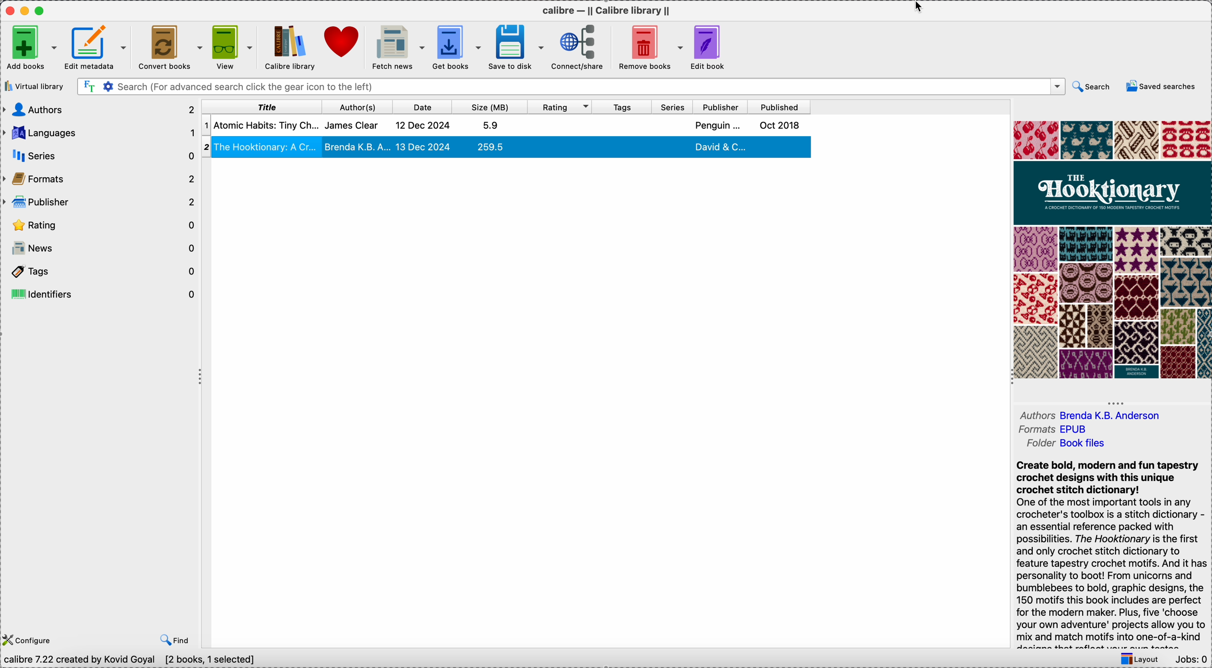  I want to click on rating, so click(102, 224).